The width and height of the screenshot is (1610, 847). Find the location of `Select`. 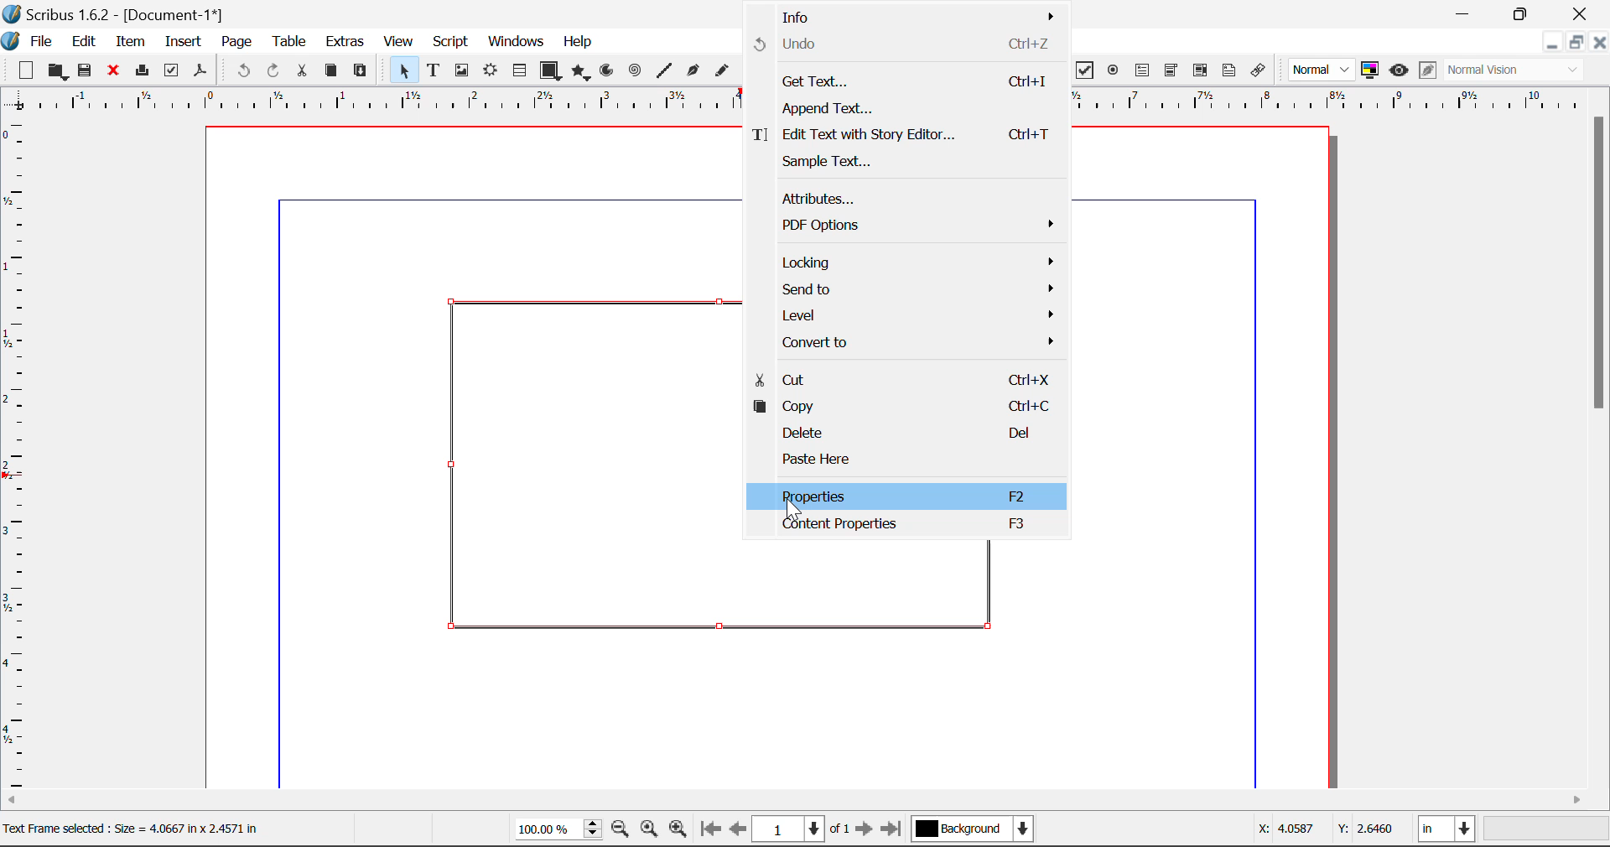

Select is located at coordinates (401, 70).